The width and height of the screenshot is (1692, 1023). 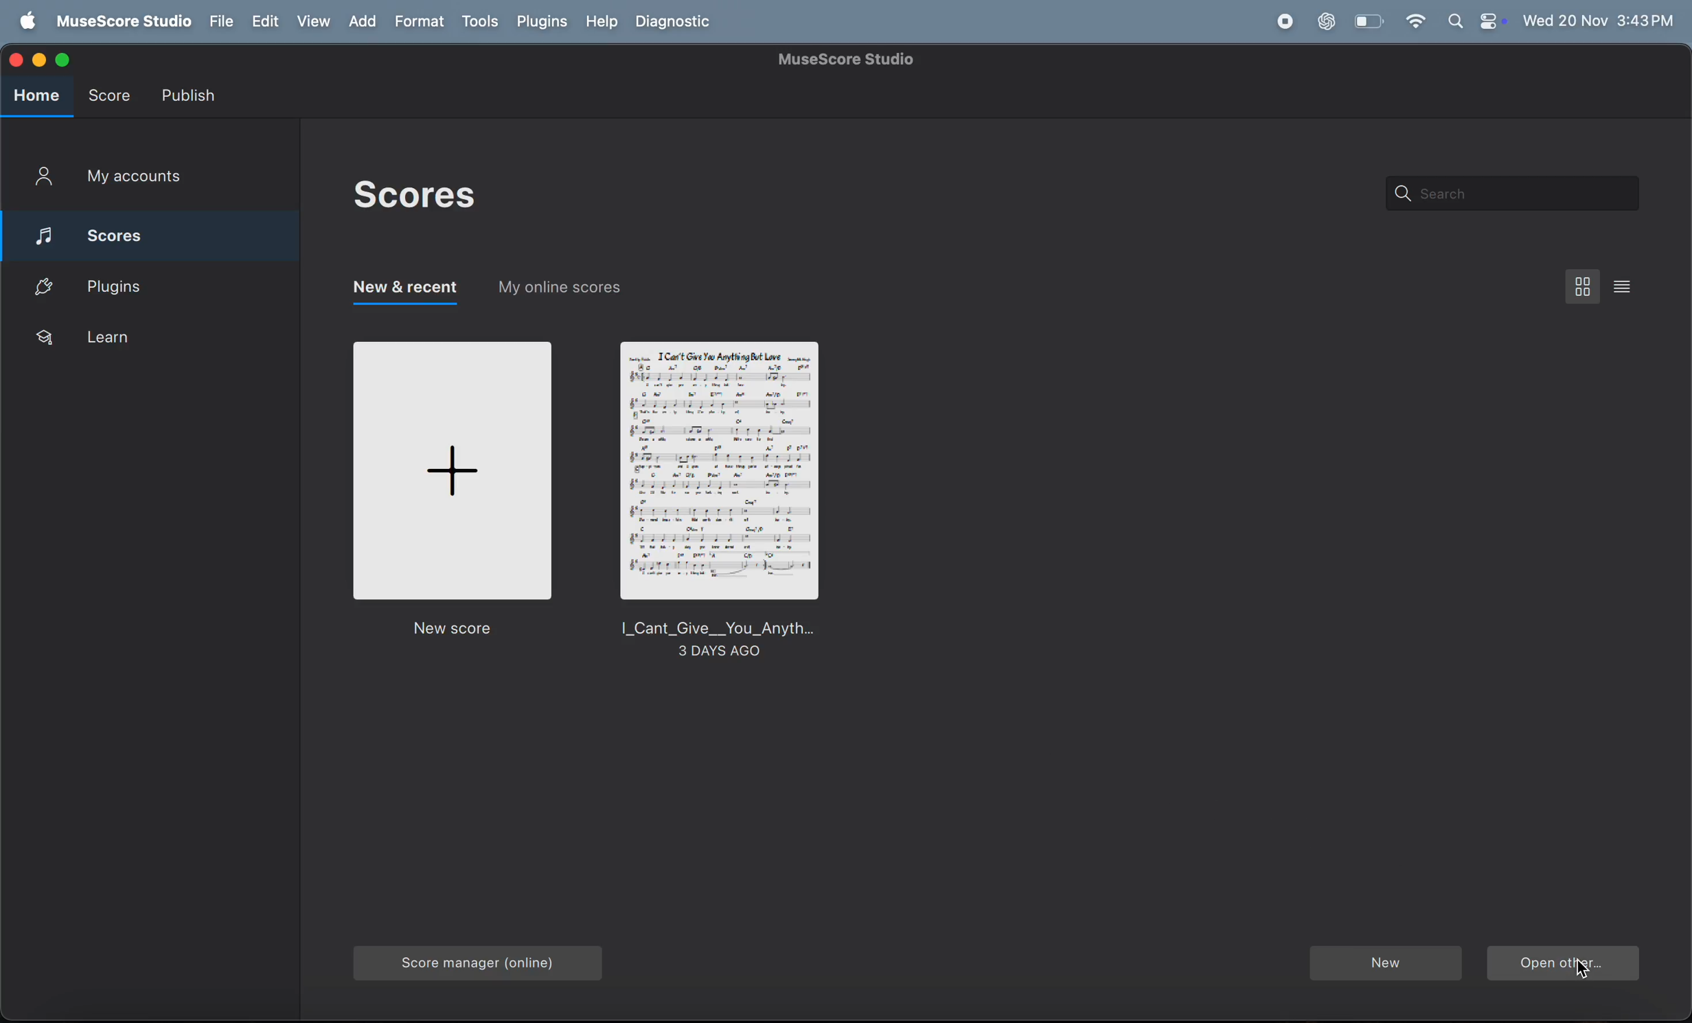 What do you see at coordinates (113, 97) in the screenshot?
I see `score` at bounding box center [113, 97].